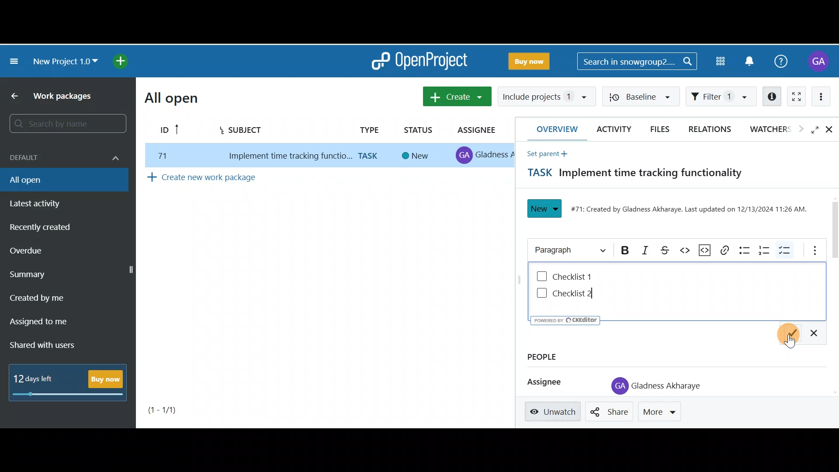 The width and height of the screenshot is (839, 472). Describe the element at coordinates (120, 60) in the screenshot. I see `Open quick add menu` at that location.